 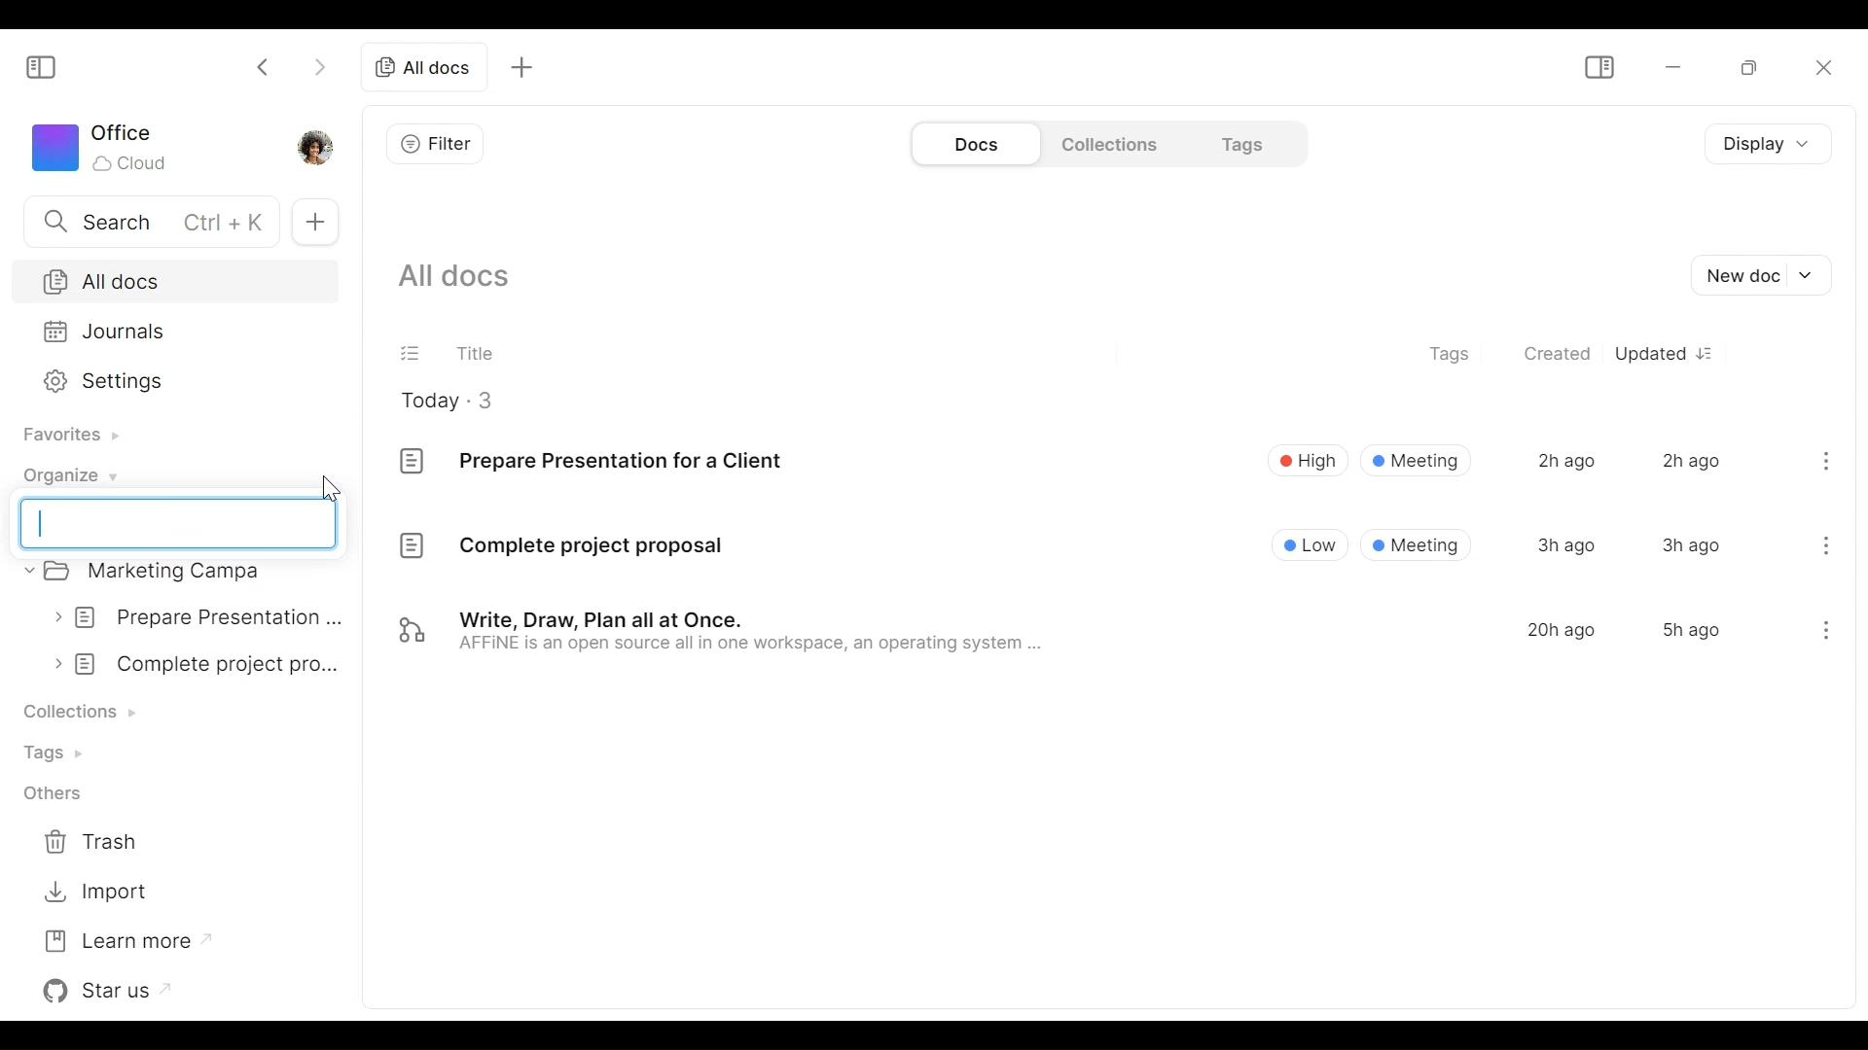 What do you see at coordinates (1824, 70) in the screenshot?
I see `Close` at bounding box center [1824, 70].